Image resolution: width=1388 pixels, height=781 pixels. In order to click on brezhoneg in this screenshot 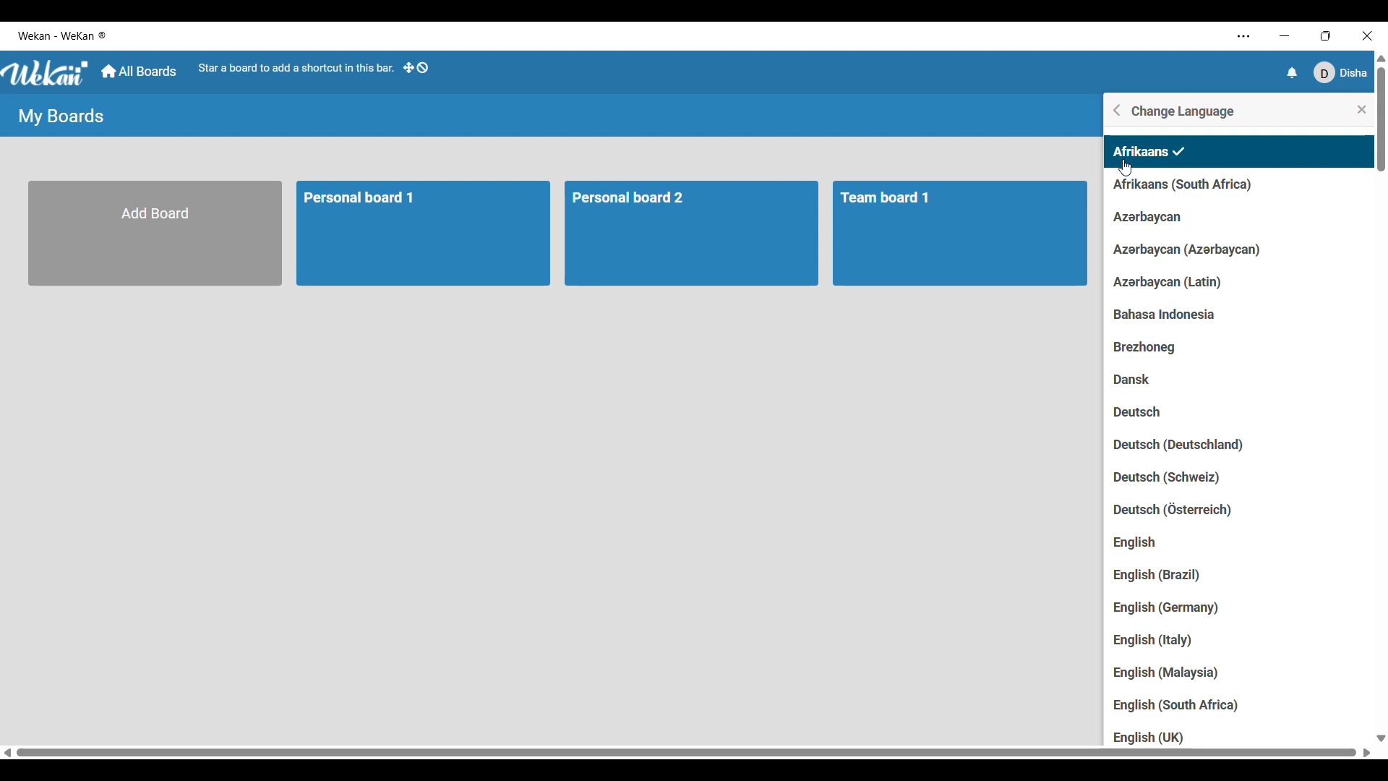, I will do `click(1154, 348)`.